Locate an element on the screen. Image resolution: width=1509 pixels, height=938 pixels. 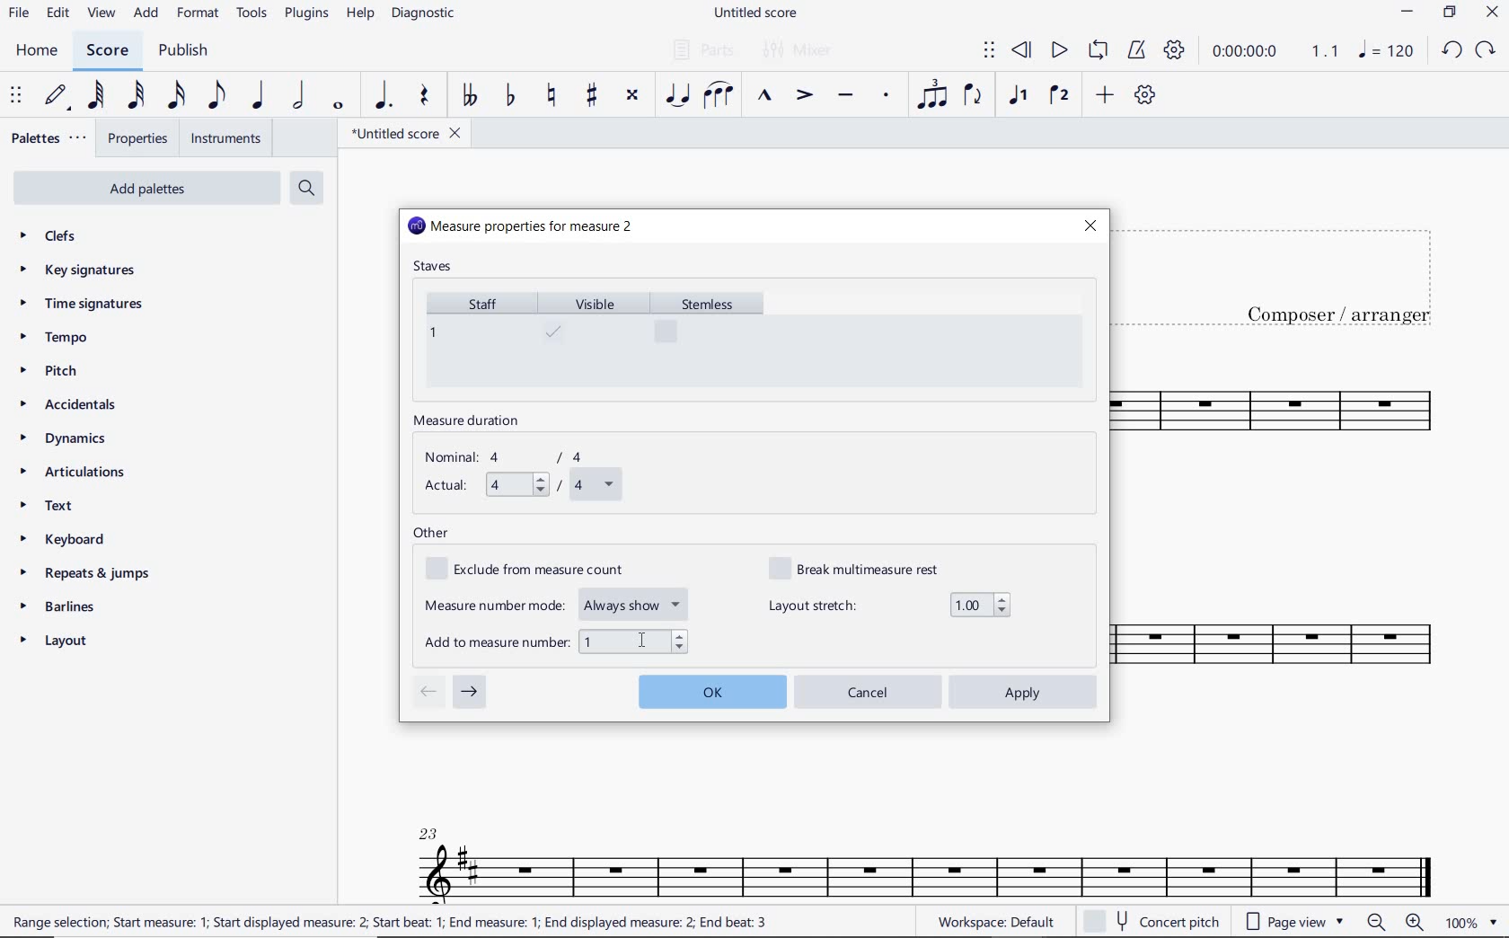
INSTRUMENTS is located at coordinates (222, 137).